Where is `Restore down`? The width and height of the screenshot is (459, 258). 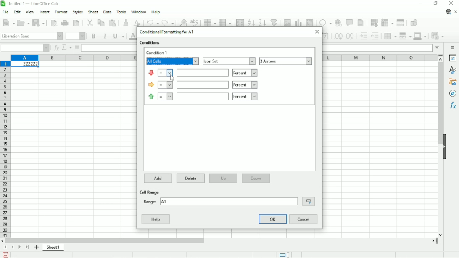
Restore down is located at coordinates (435, 3).